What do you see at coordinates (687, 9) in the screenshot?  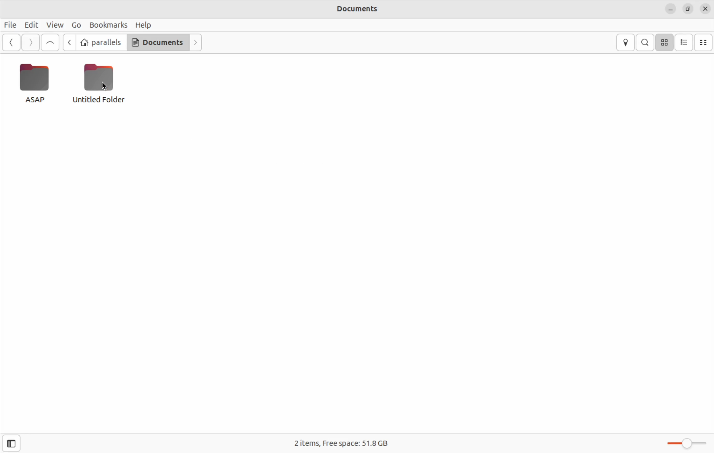 I see `resize` at bounding box center [687, 9].